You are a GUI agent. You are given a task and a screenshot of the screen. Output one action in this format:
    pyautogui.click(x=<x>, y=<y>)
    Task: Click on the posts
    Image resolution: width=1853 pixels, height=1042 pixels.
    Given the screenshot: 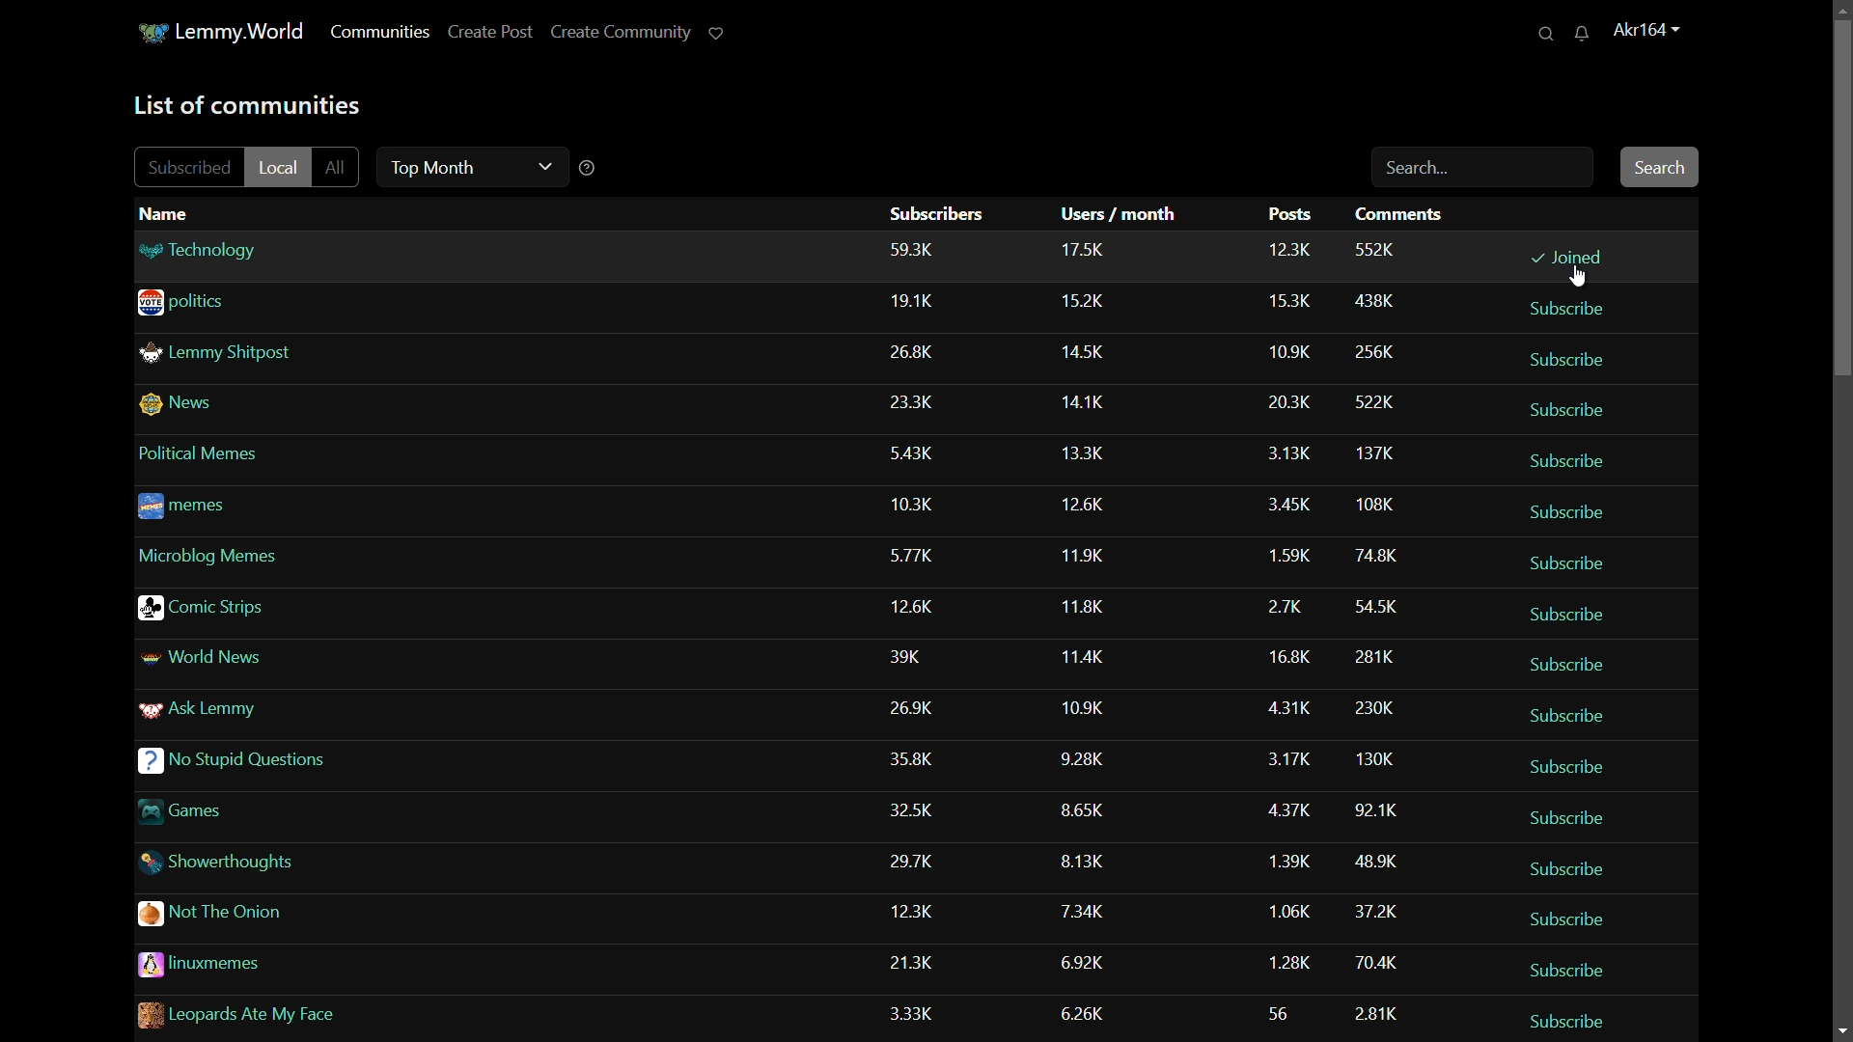 What is the action you would take?
    pyautogui.click(x=1286, y=907)
    